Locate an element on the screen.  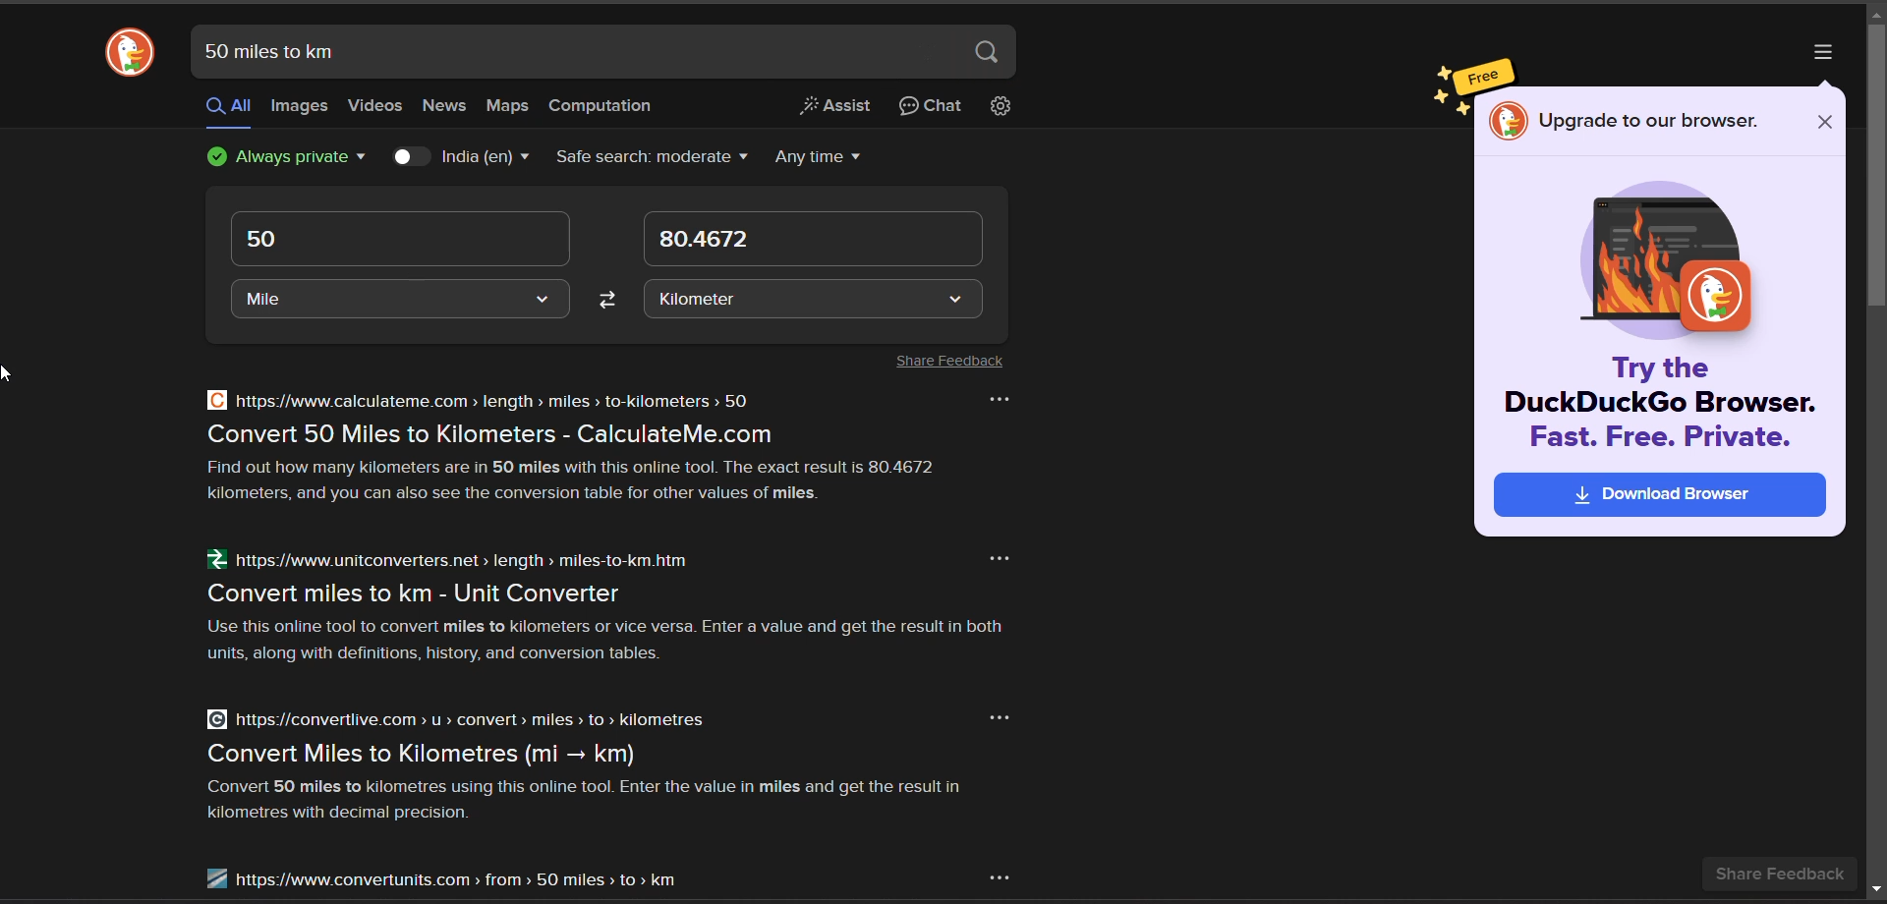
safe search filter is located at coordinates (653, 157).